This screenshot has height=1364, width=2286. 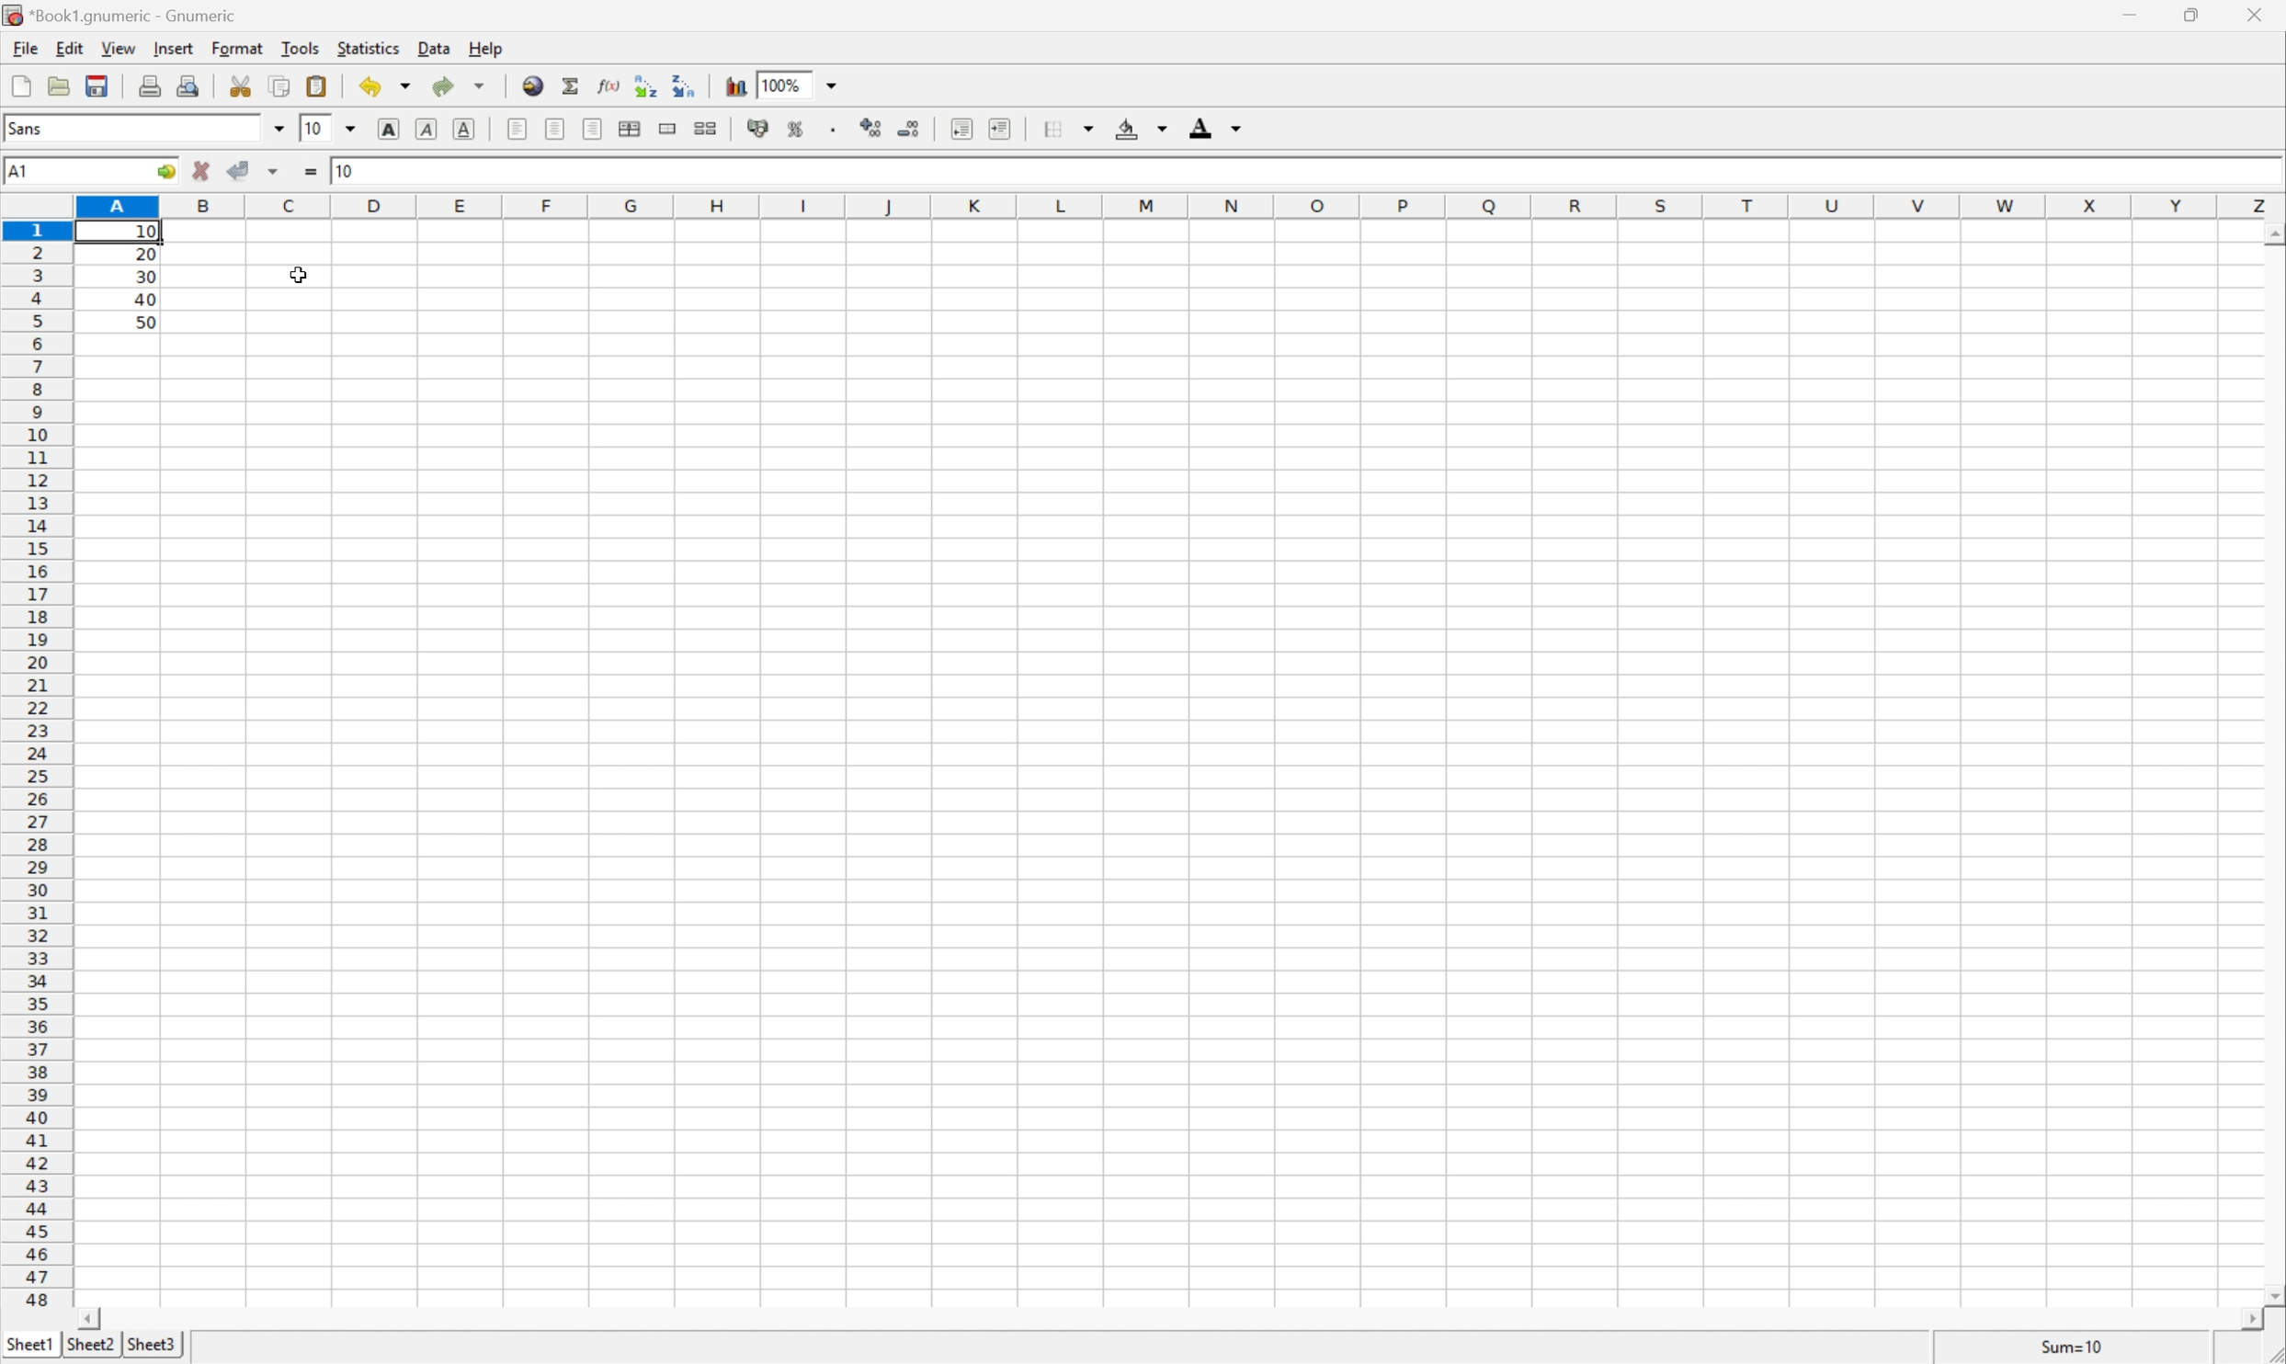 I want to click on Align right, so click(x=593, y=129).